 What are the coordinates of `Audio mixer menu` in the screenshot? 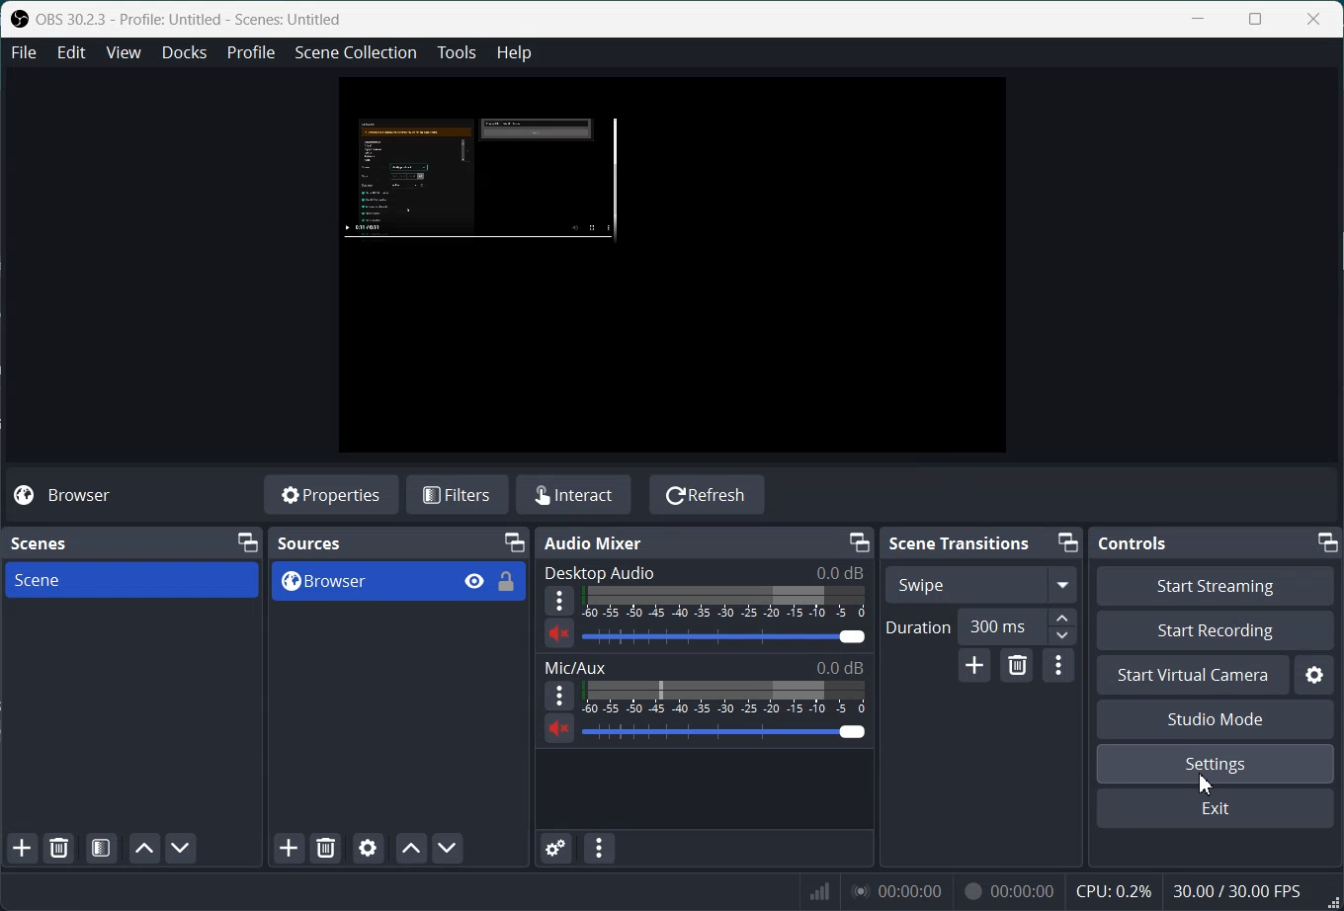 It's located at (601, 848).